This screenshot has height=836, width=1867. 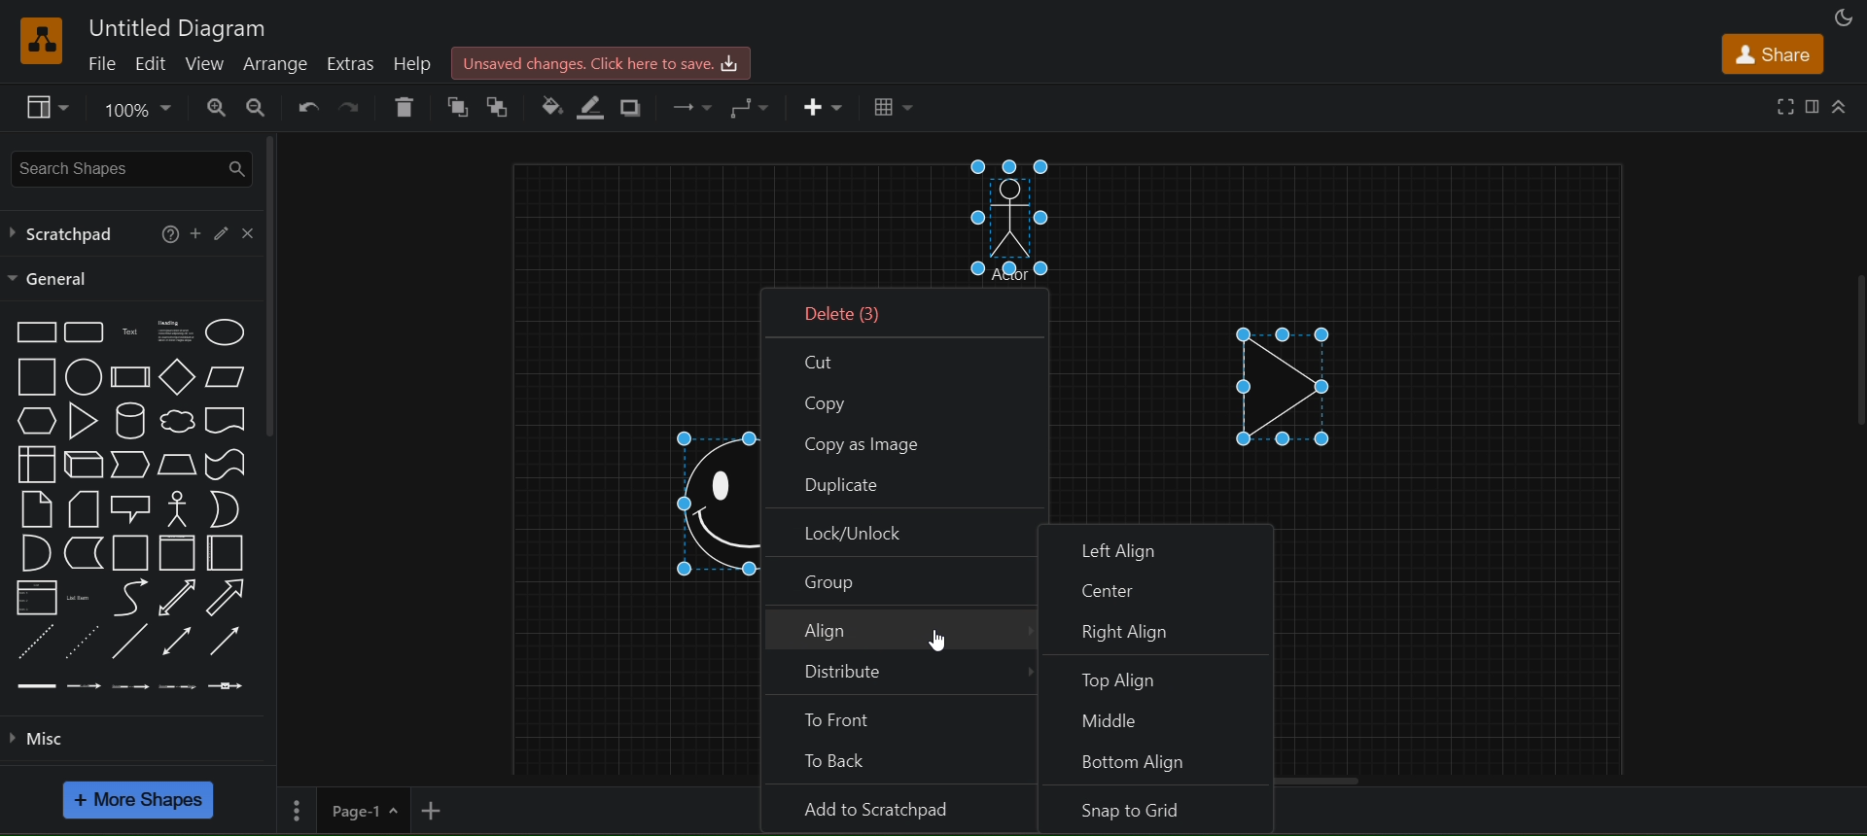 What do you see at coordinates (129, 597) in the screenshot?
I see `curve` at bounding box center [129, 597].